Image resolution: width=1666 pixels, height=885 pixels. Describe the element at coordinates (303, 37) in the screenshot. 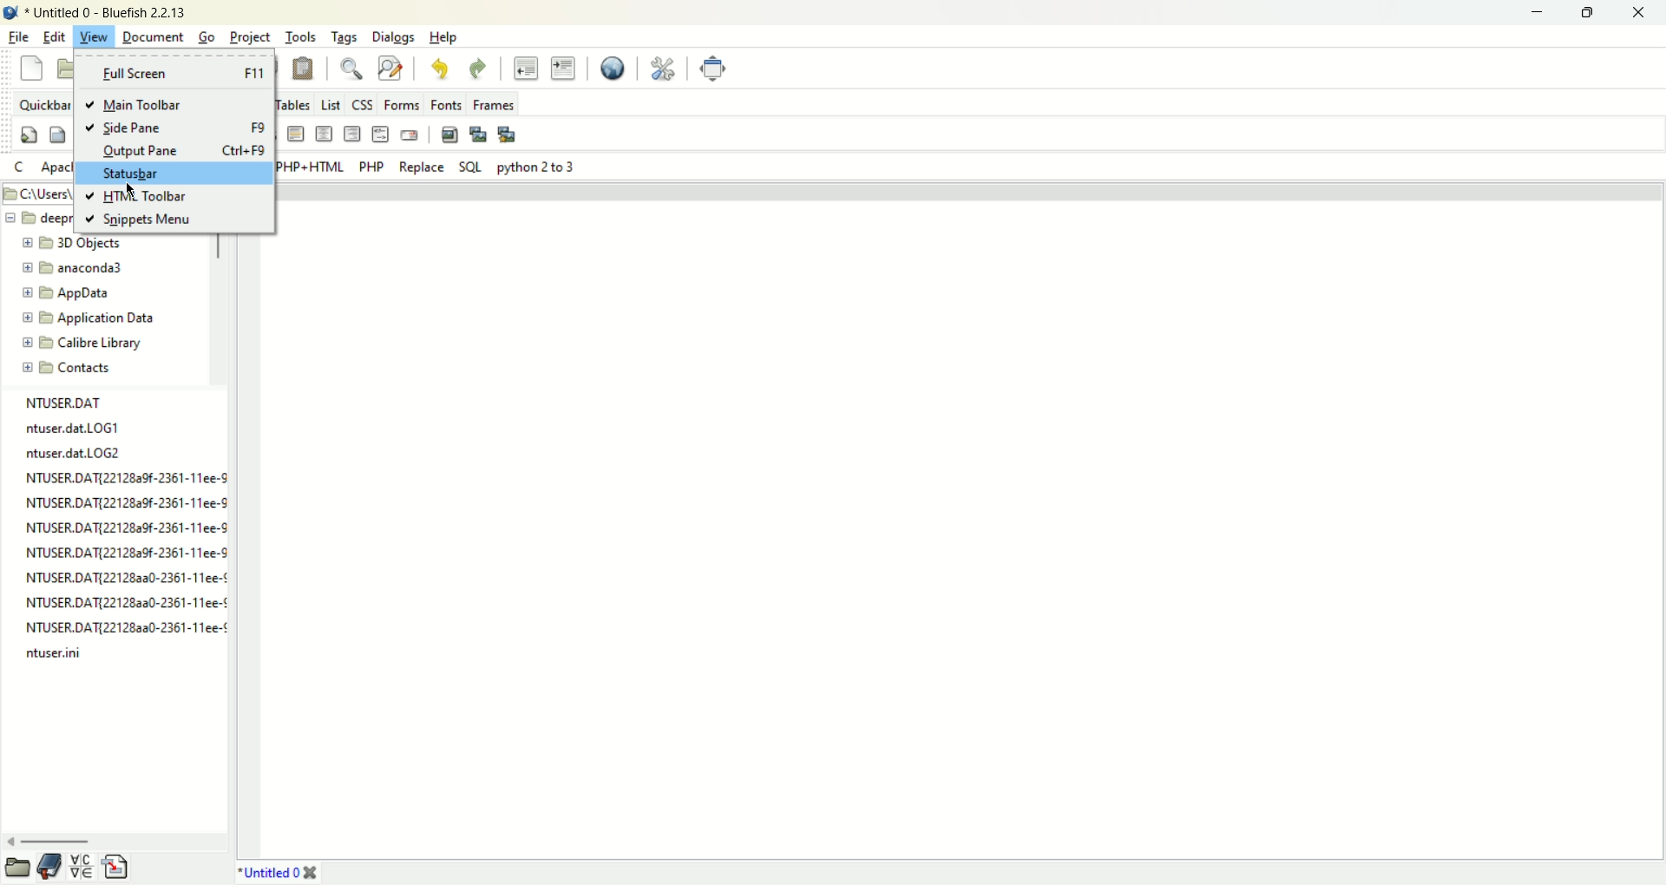

I see `tools` at that location.